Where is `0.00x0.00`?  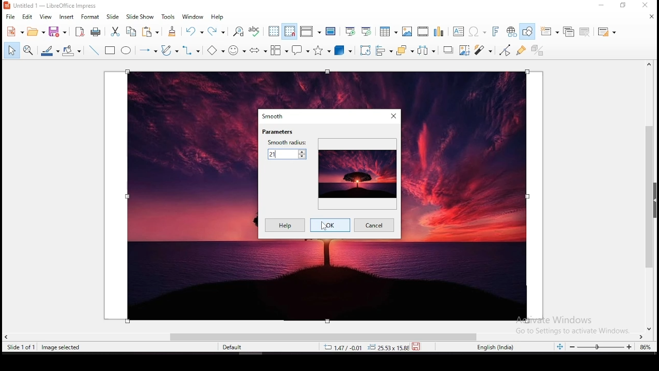 0.00x0.00 is located at coordinates (386, 347).